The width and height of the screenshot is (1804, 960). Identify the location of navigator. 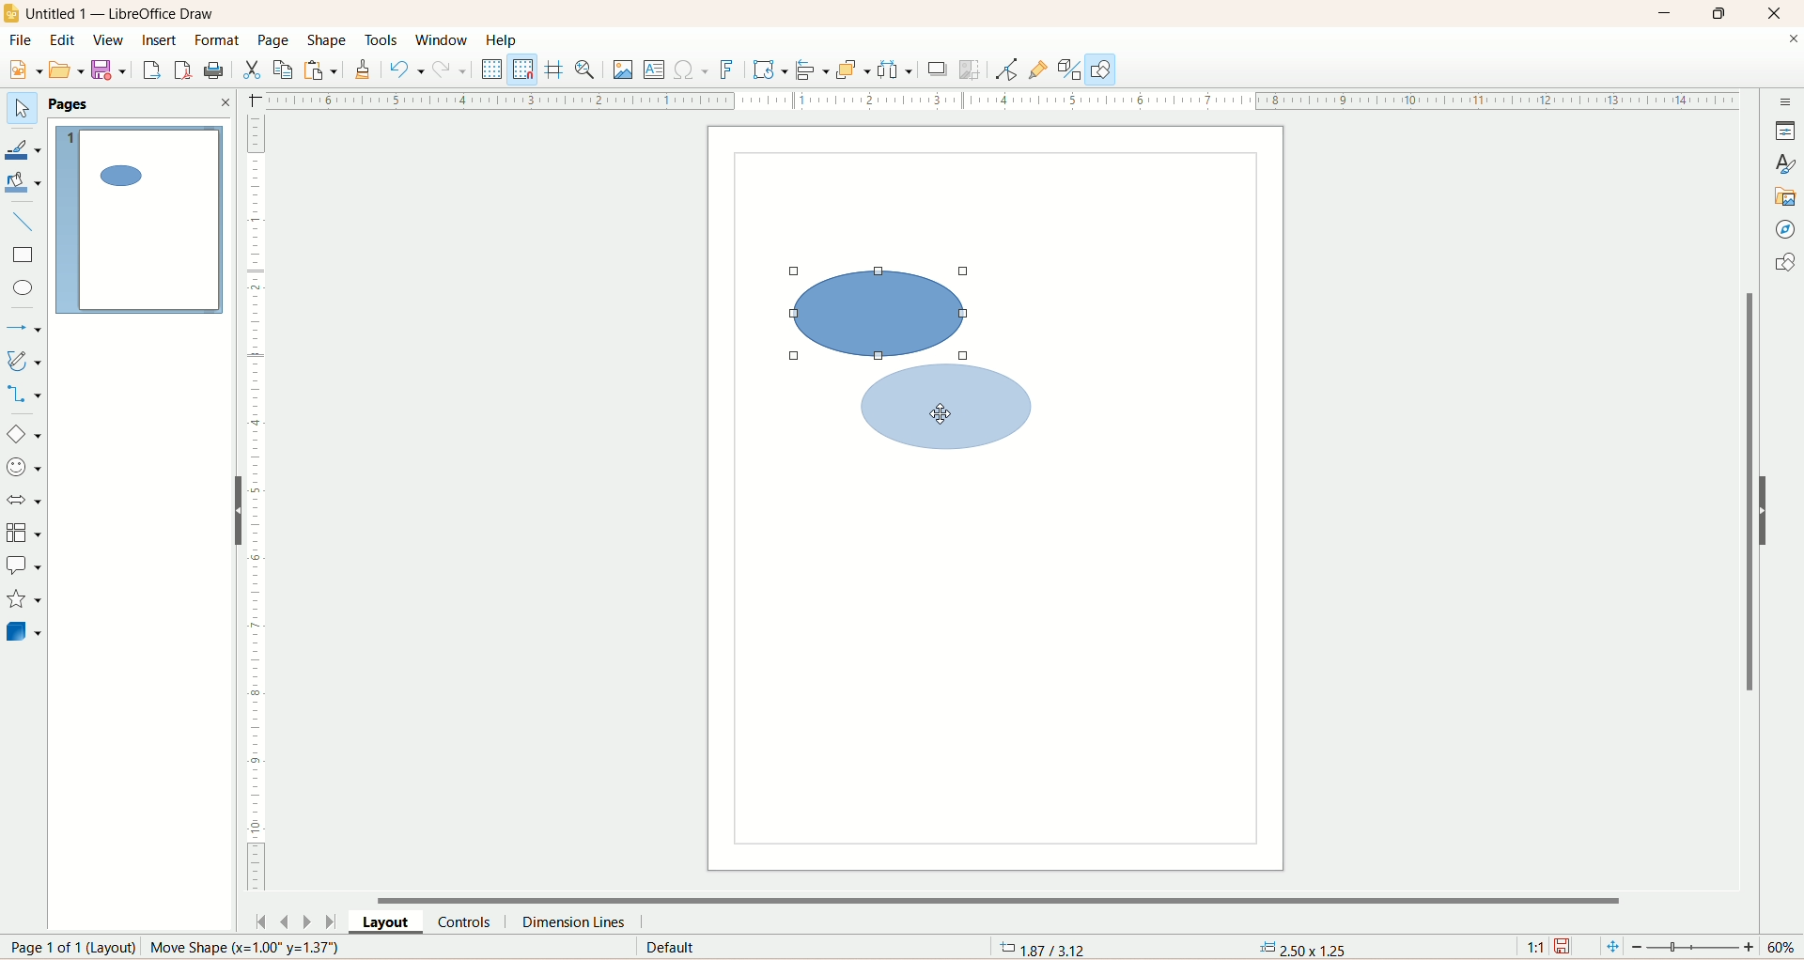
(1788, 231).